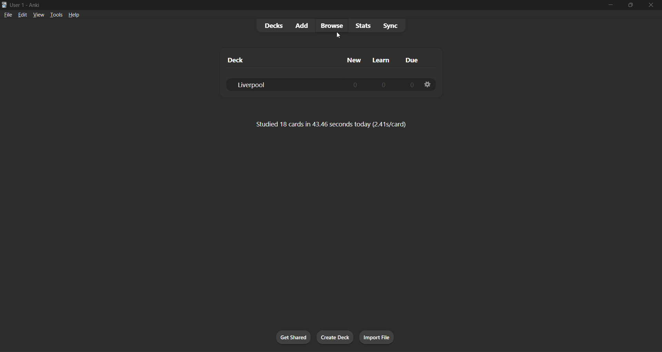 Image resolution: width=662 pixels, height=352 pixels. What do you see at coordinates (56, 15) in the screenshot?
I see `tools` at bounding box center [56, 15].